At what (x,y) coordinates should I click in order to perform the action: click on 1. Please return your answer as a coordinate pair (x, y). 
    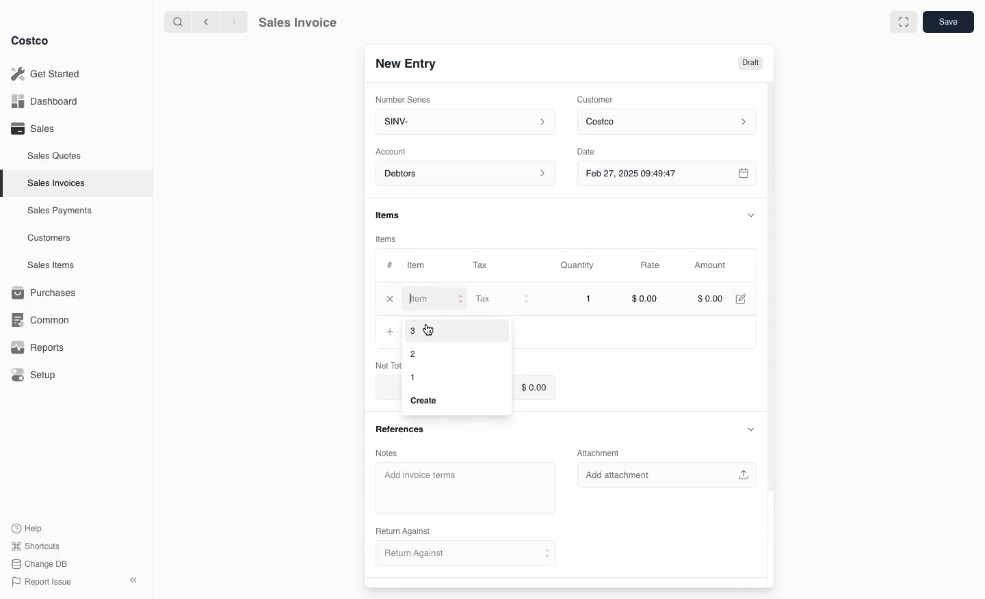
    Looking at the image, I should click on (590, 299).